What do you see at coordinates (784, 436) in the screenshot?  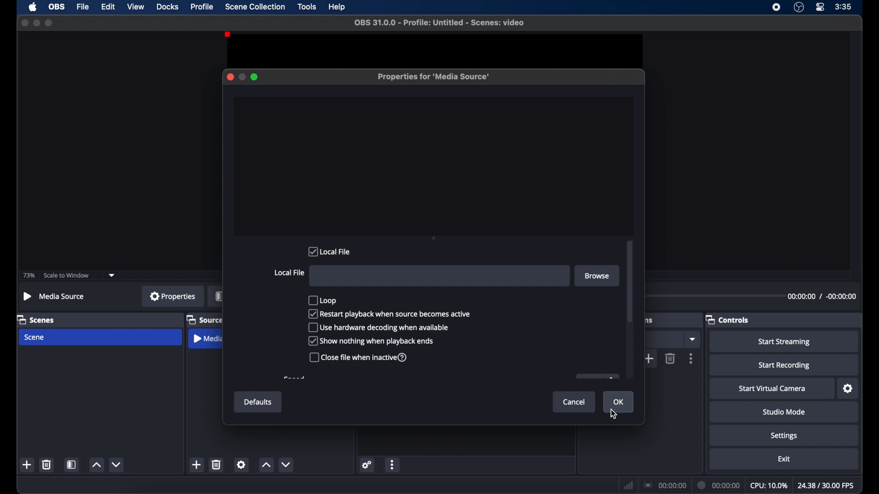 I see `settings` at bounding box center [784, 436].